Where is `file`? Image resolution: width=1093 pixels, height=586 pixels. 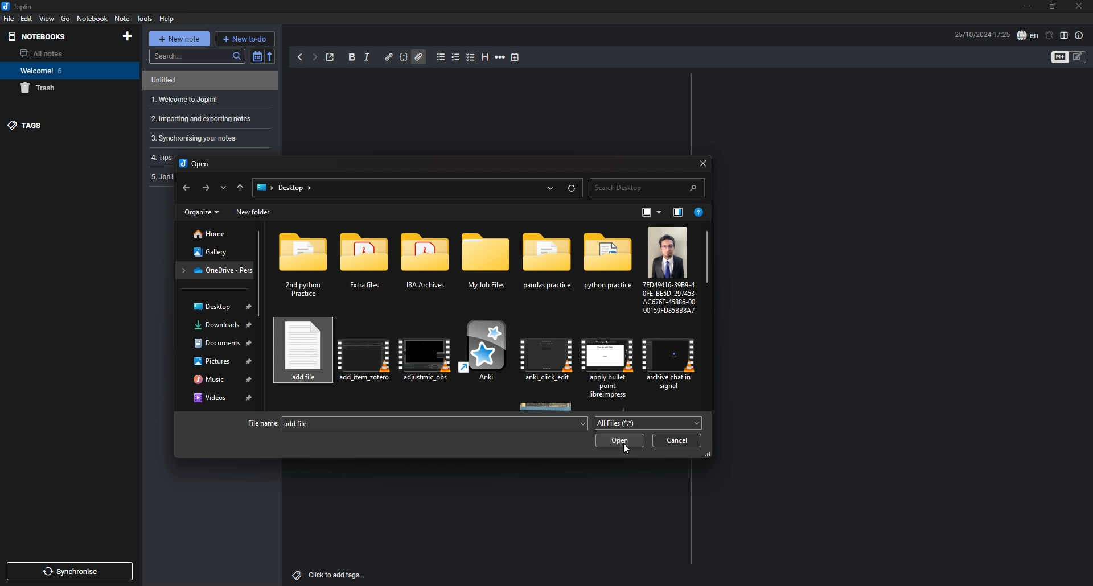
file is located at coordinates (363, 353).